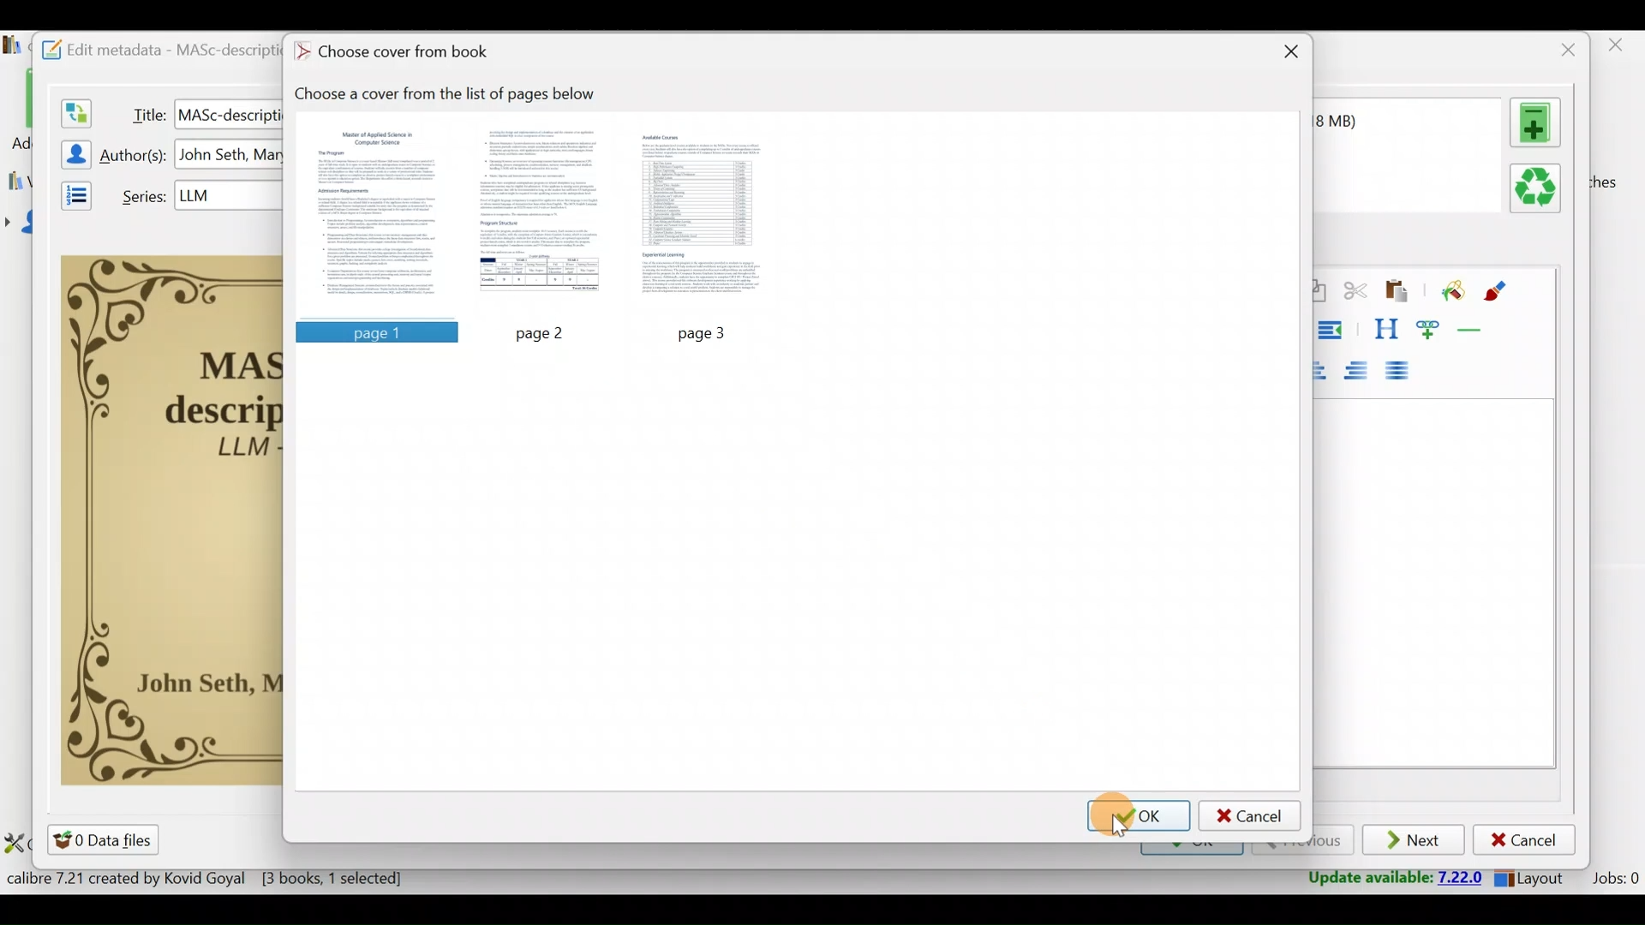 The height and width of the screenshot is (925, 1645). What do you see at coordinates (374, 331) in the screenshot?
I see `` at bounding box center [374, 331].